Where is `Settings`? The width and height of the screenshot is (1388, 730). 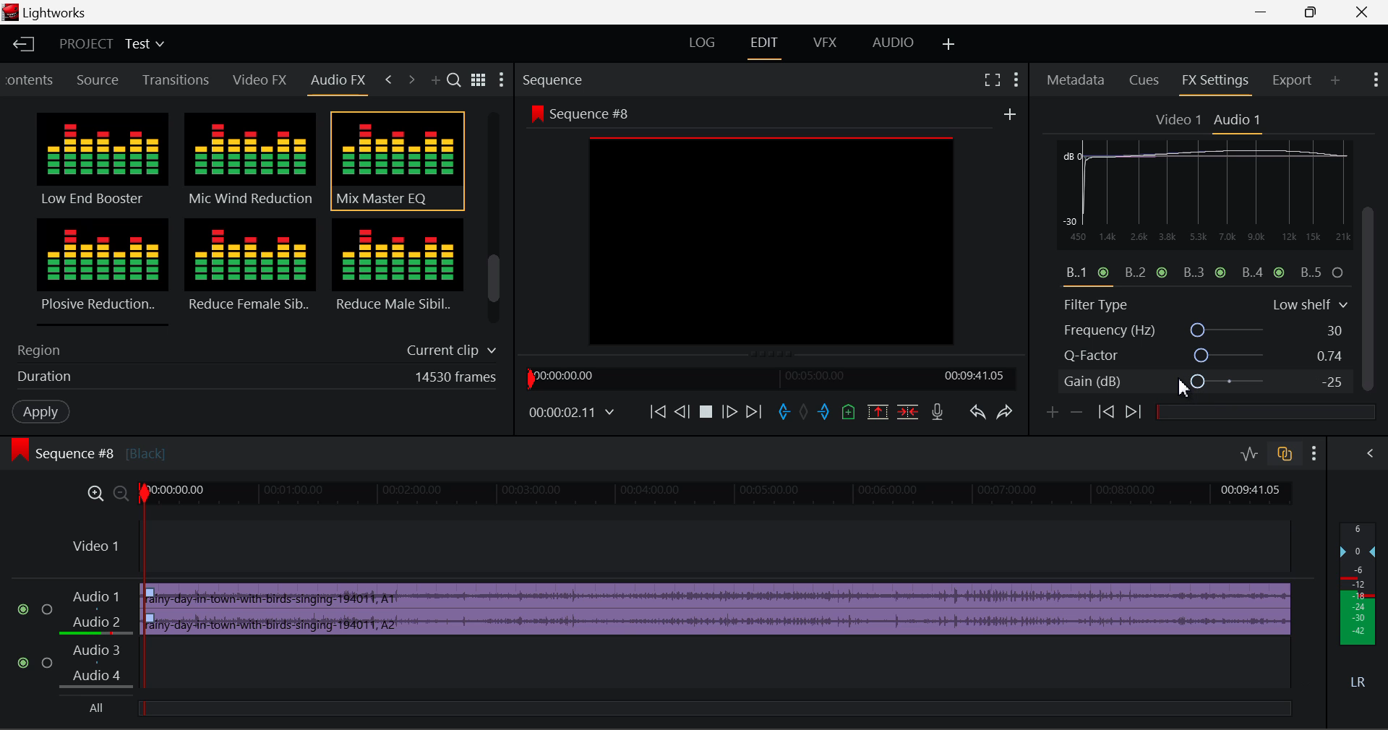
Settings is located at coordinates (502, 82).